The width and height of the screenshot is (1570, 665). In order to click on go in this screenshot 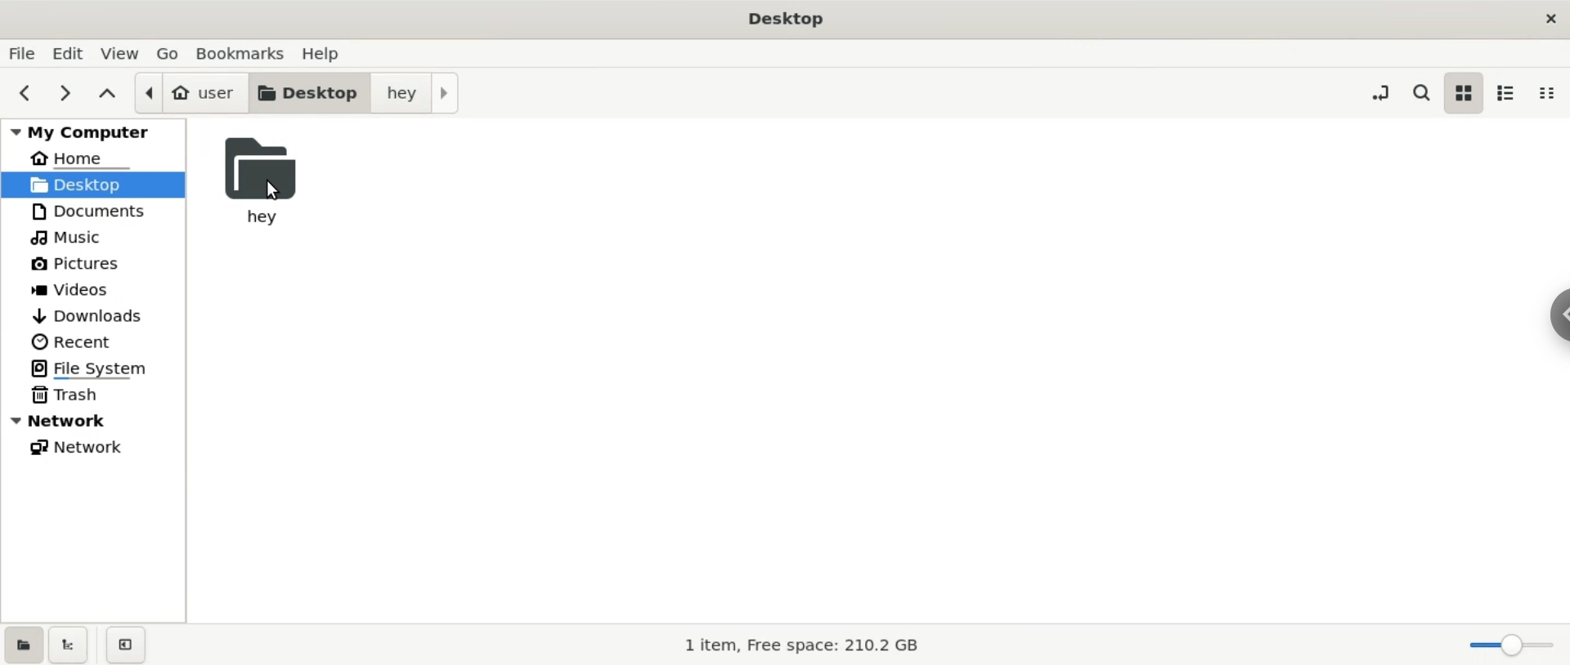, I will do `click(164, 54)`.